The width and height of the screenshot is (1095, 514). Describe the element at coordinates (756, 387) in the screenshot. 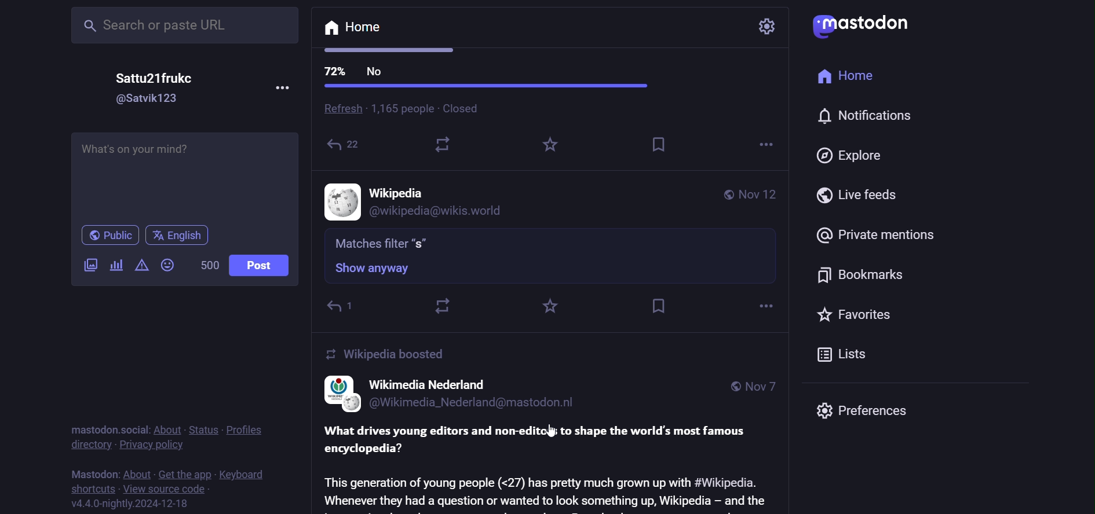

I see `® Nov 7` at that location.